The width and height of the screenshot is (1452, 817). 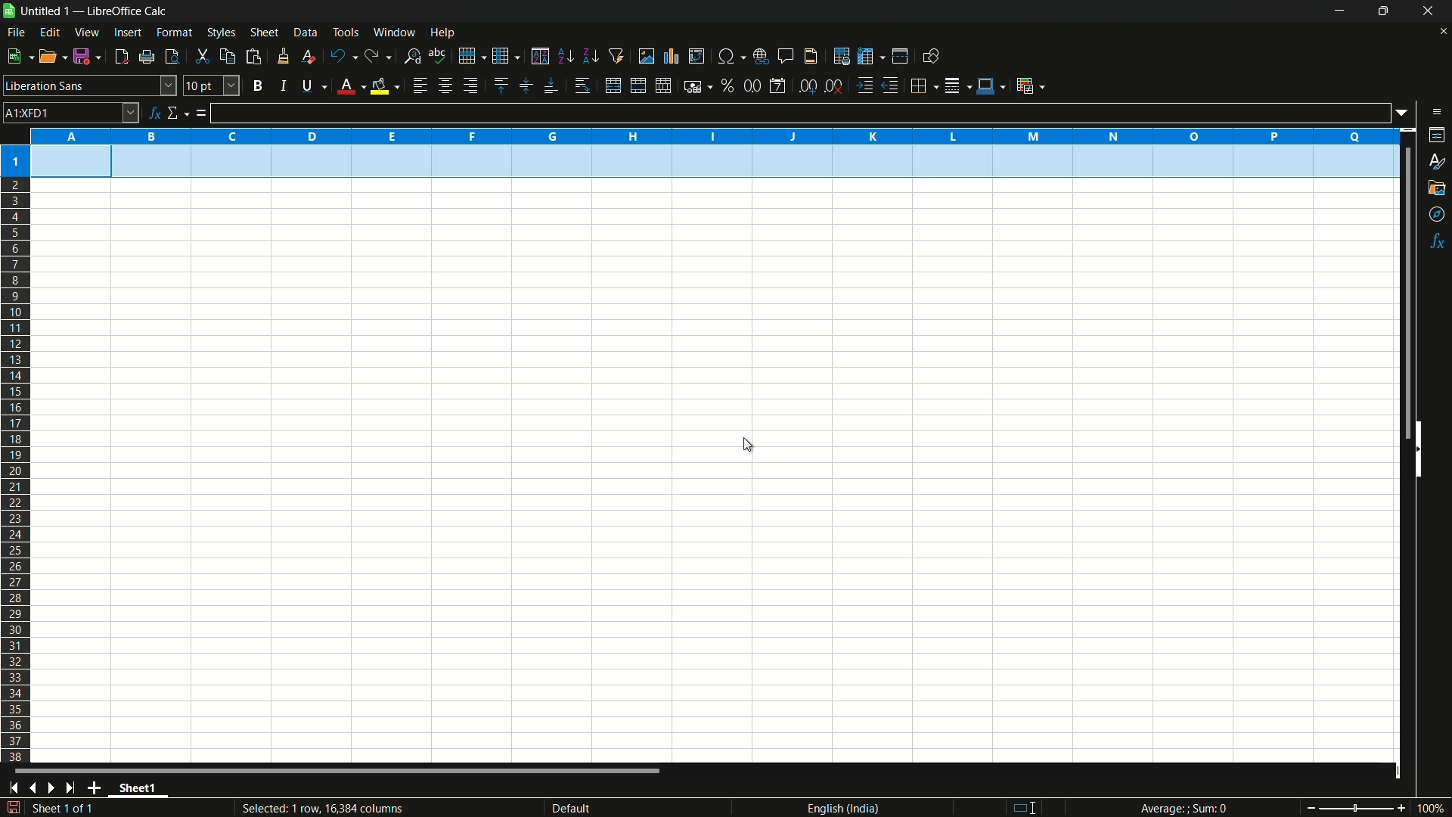 I want to click on paste, so click(x=253, y=57).